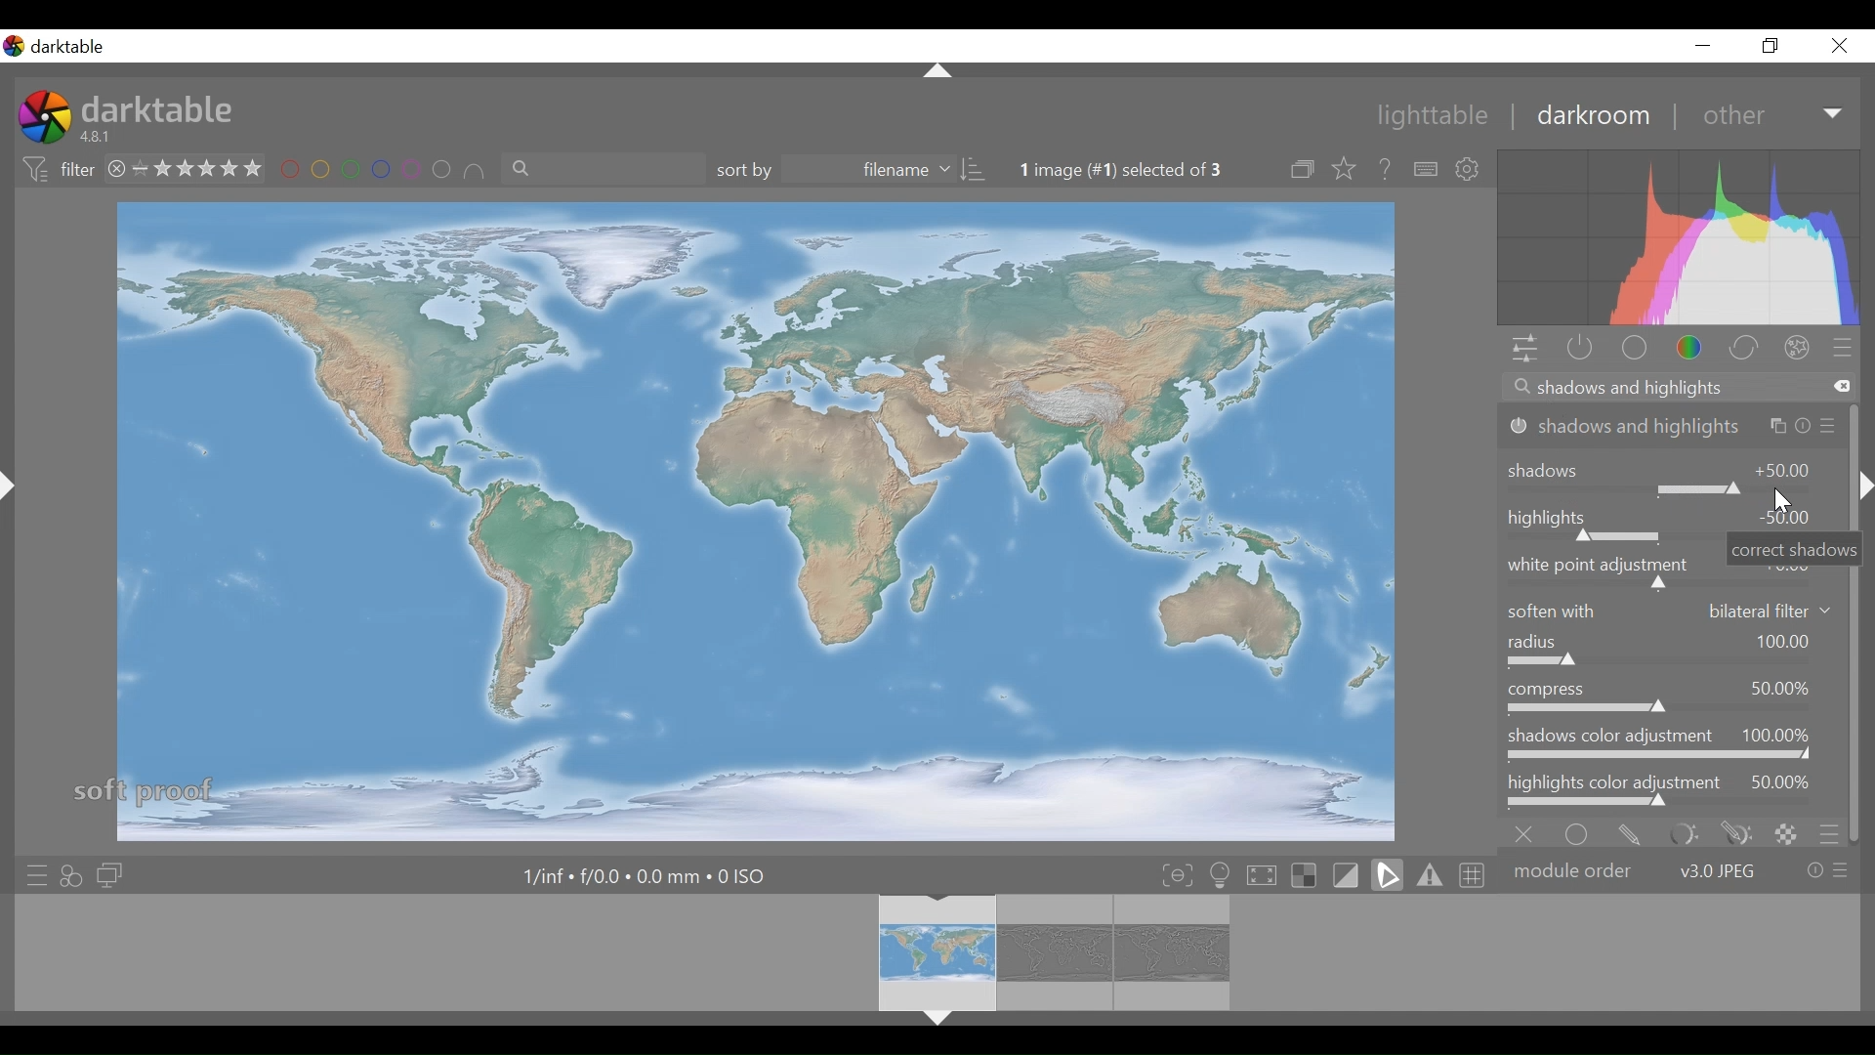 This screenshot has width=1875, height=1055. I want to click on click to change the type of overlays, so click(1346, 170).